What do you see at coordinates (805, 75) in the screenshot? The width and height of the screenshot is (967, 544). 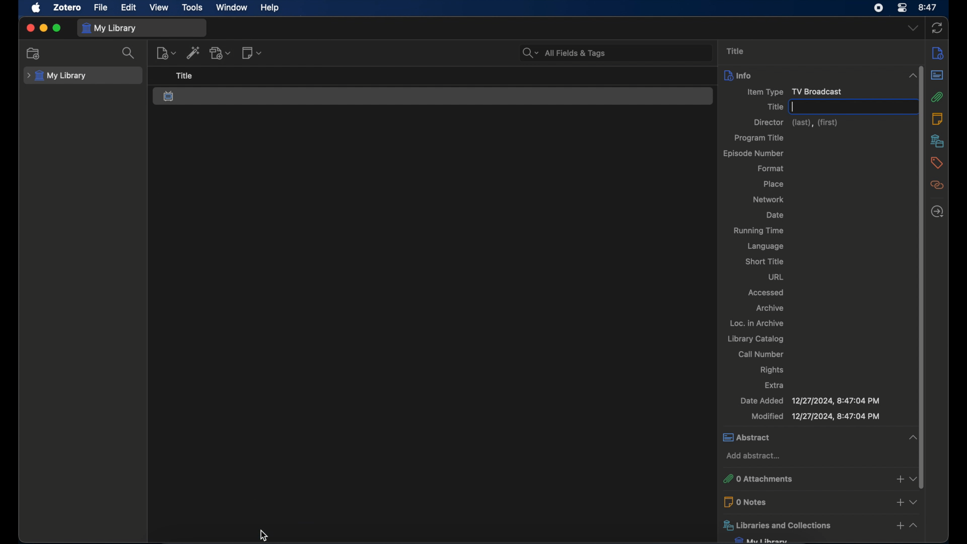 I see `info` at bounding box center [805, 75].